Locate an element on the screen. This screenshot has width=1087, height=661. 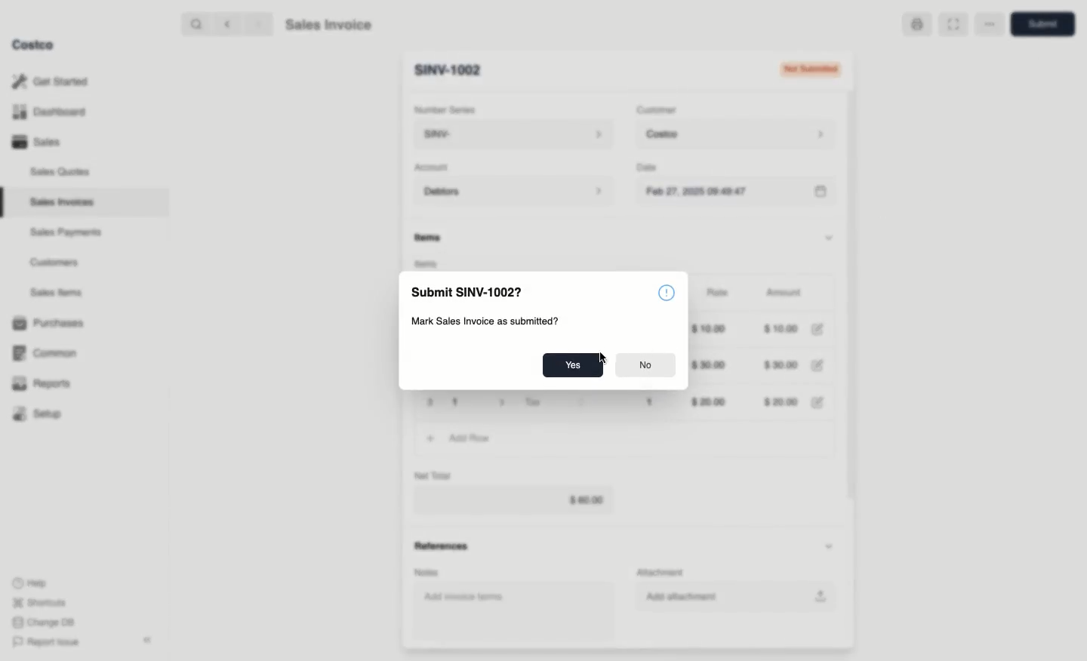
search is located at coordinates (193, 23).